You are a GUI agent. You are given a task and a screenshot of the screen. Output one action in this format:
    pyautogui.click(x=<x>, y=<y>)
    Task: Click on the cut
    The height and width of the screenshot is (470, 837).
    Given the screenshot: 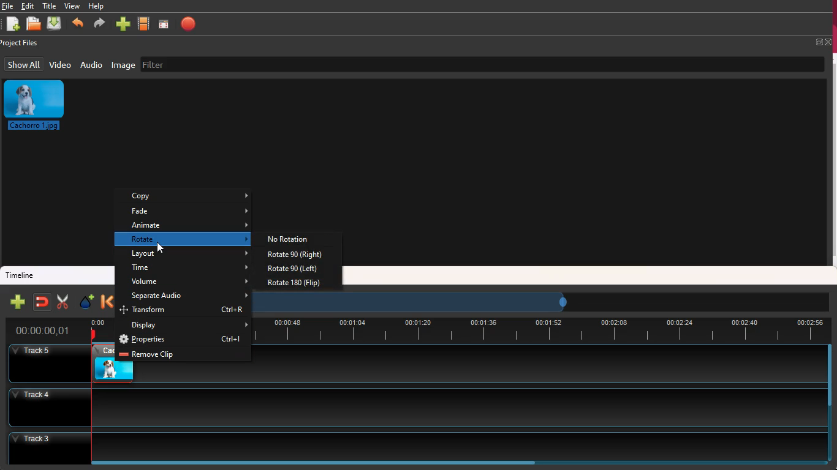 What is the action you would take?
    pyautogui.click(x=62, y=302)
    